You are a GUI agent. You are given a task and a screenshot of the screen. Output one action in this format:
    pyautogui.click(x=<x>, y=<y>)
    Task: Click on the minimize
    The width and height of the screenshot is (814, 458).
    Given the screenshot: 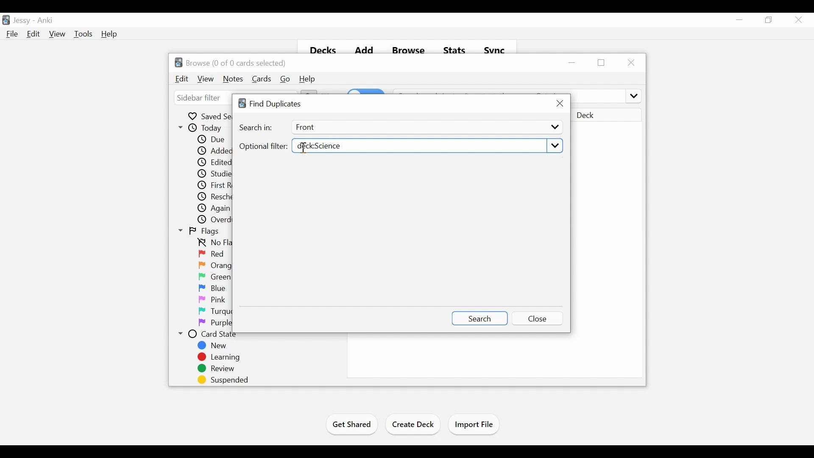 What is the action you would take?
    pyautogui.click(x=573, y=62)
    